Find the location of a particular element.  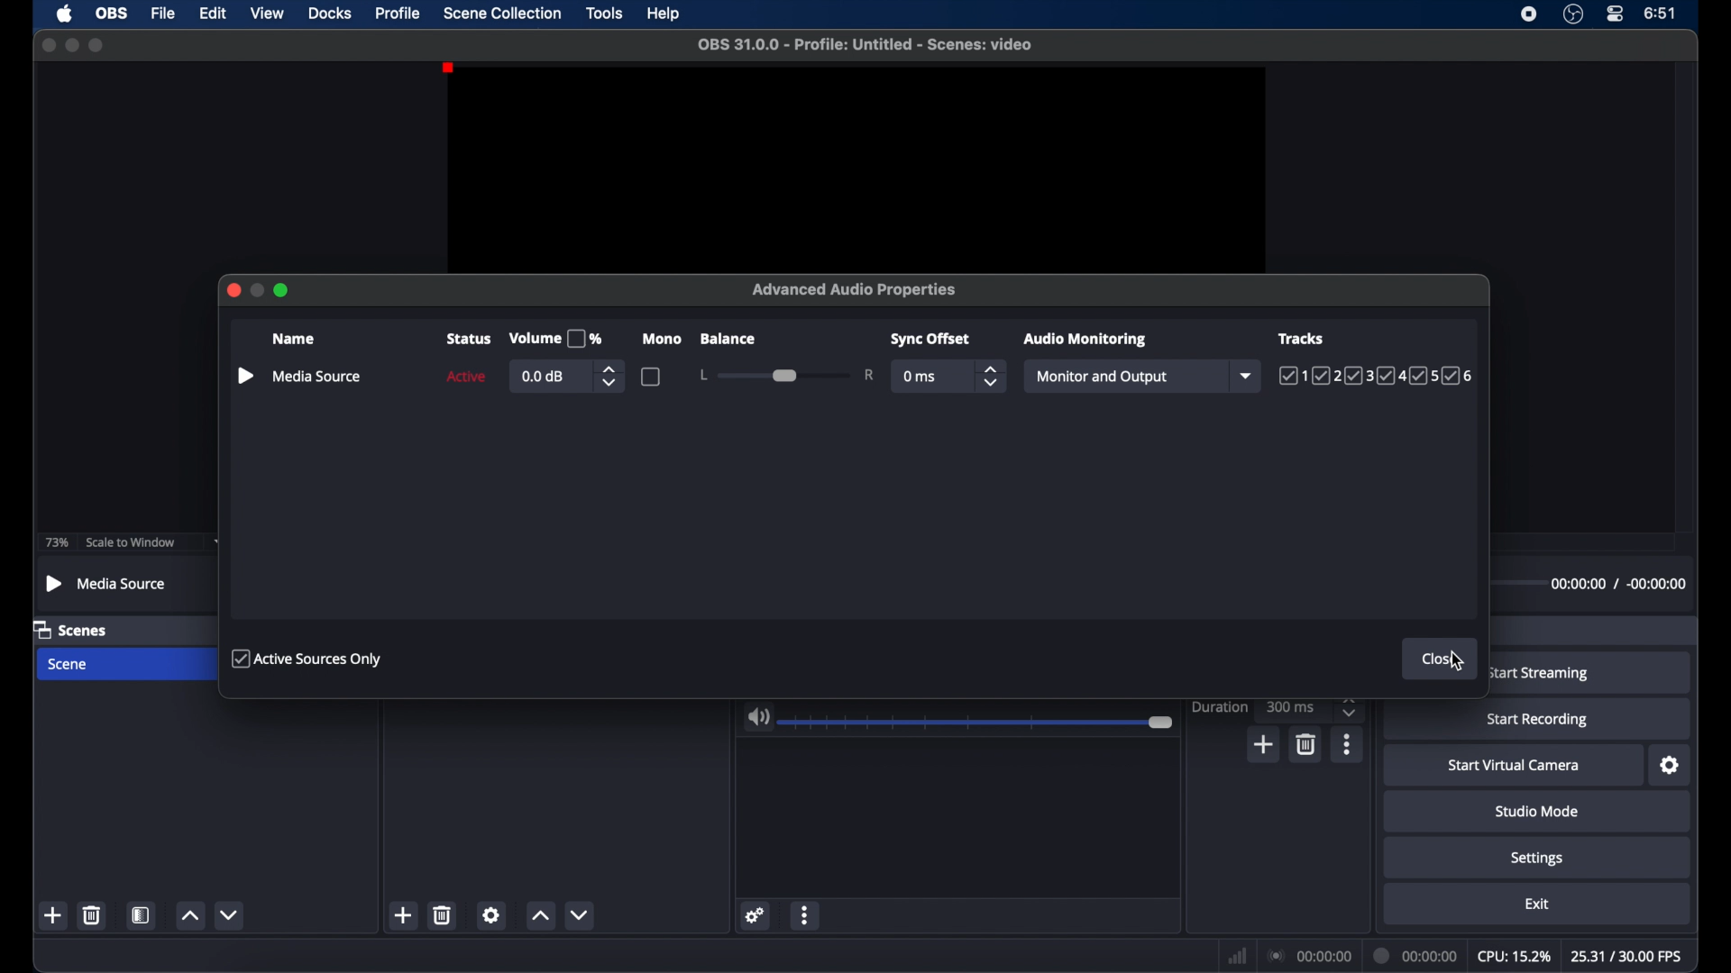

duration is located at coordinates (1416, 955).